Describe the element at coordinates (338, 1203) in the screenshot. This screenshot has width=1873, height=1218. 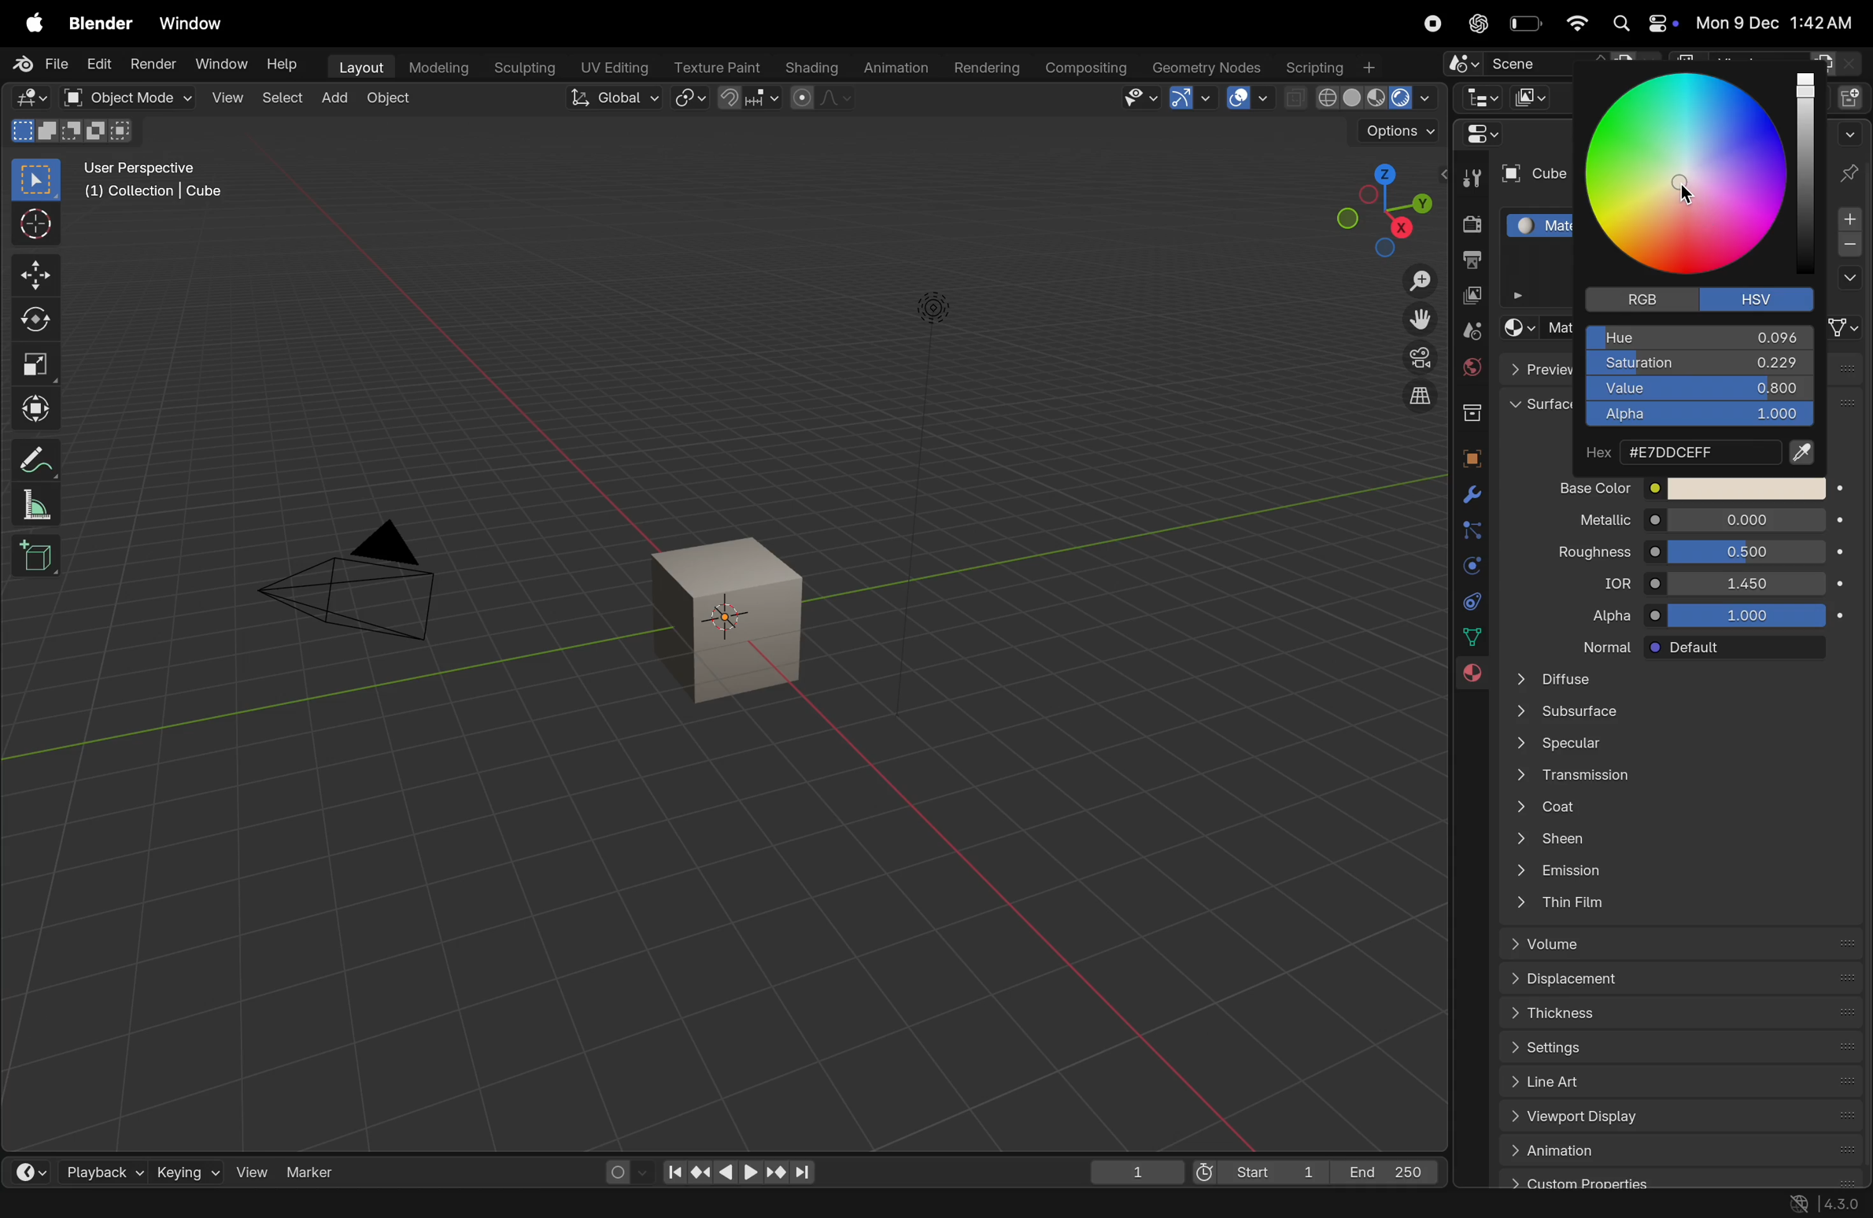
I see `context menu` at that location.